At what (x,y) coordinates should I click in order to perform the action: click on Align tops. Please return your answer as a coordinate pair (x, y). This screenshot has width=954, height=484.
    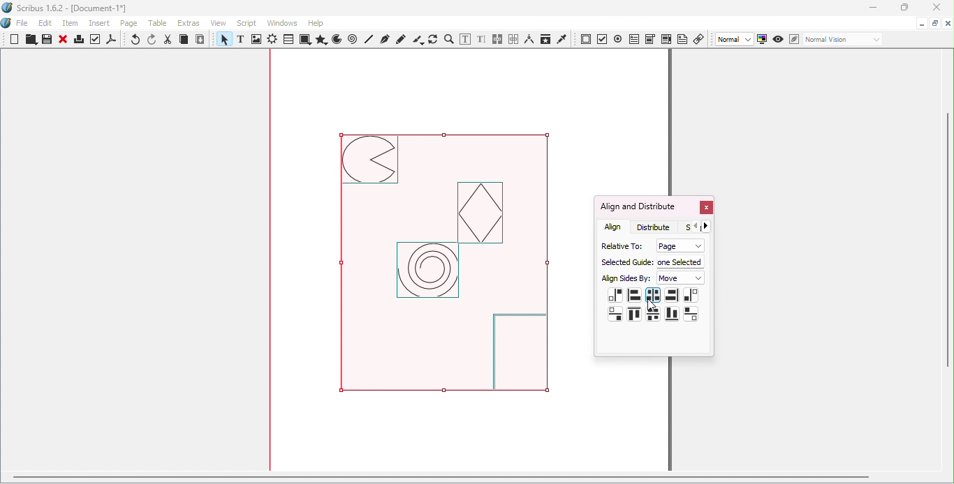
    Looking at the image, I should click on (634, 315).